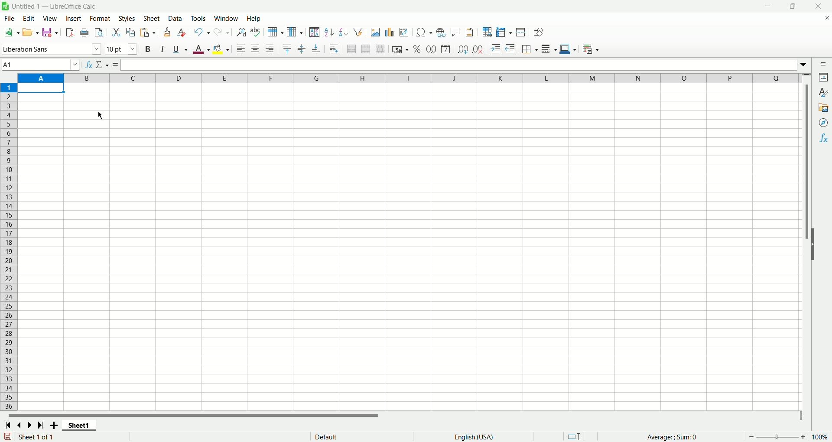 This screenshot has width=832, height=442. Describe the element at coordinates (200, 19) in the screenshot. I see `tools` at that location.